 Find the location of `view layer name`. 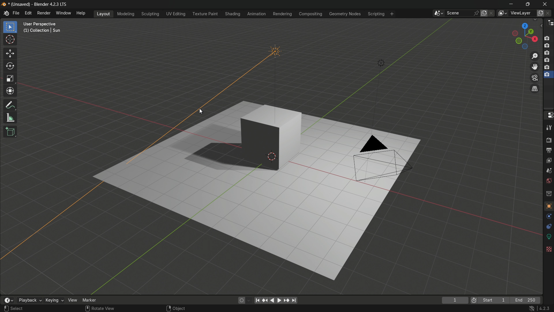

view layer name is located at coordinates (522, 13).